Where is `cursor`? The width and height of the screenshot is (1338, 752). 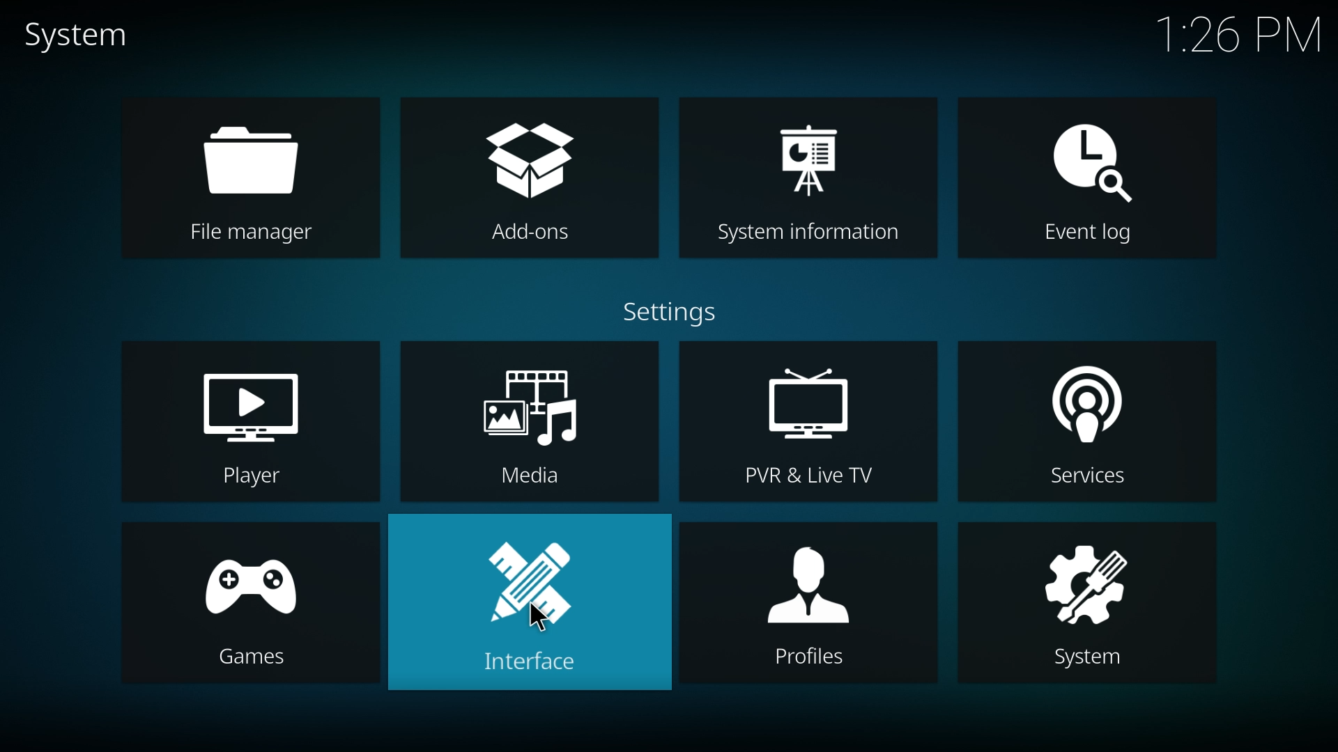 cursor is located at coordinates (541, 619).